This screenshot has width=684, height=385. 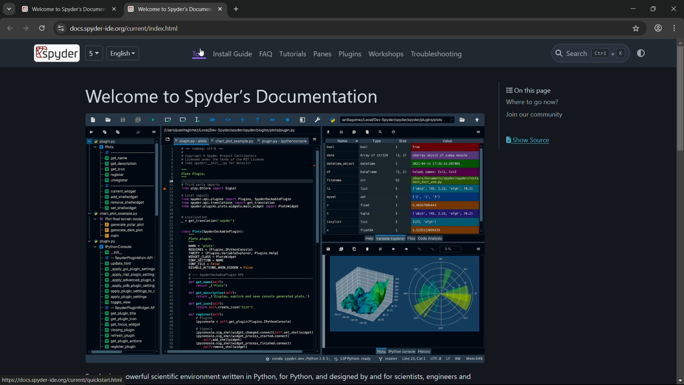 I want to click on Scroll up, so click(x=680, y=41).